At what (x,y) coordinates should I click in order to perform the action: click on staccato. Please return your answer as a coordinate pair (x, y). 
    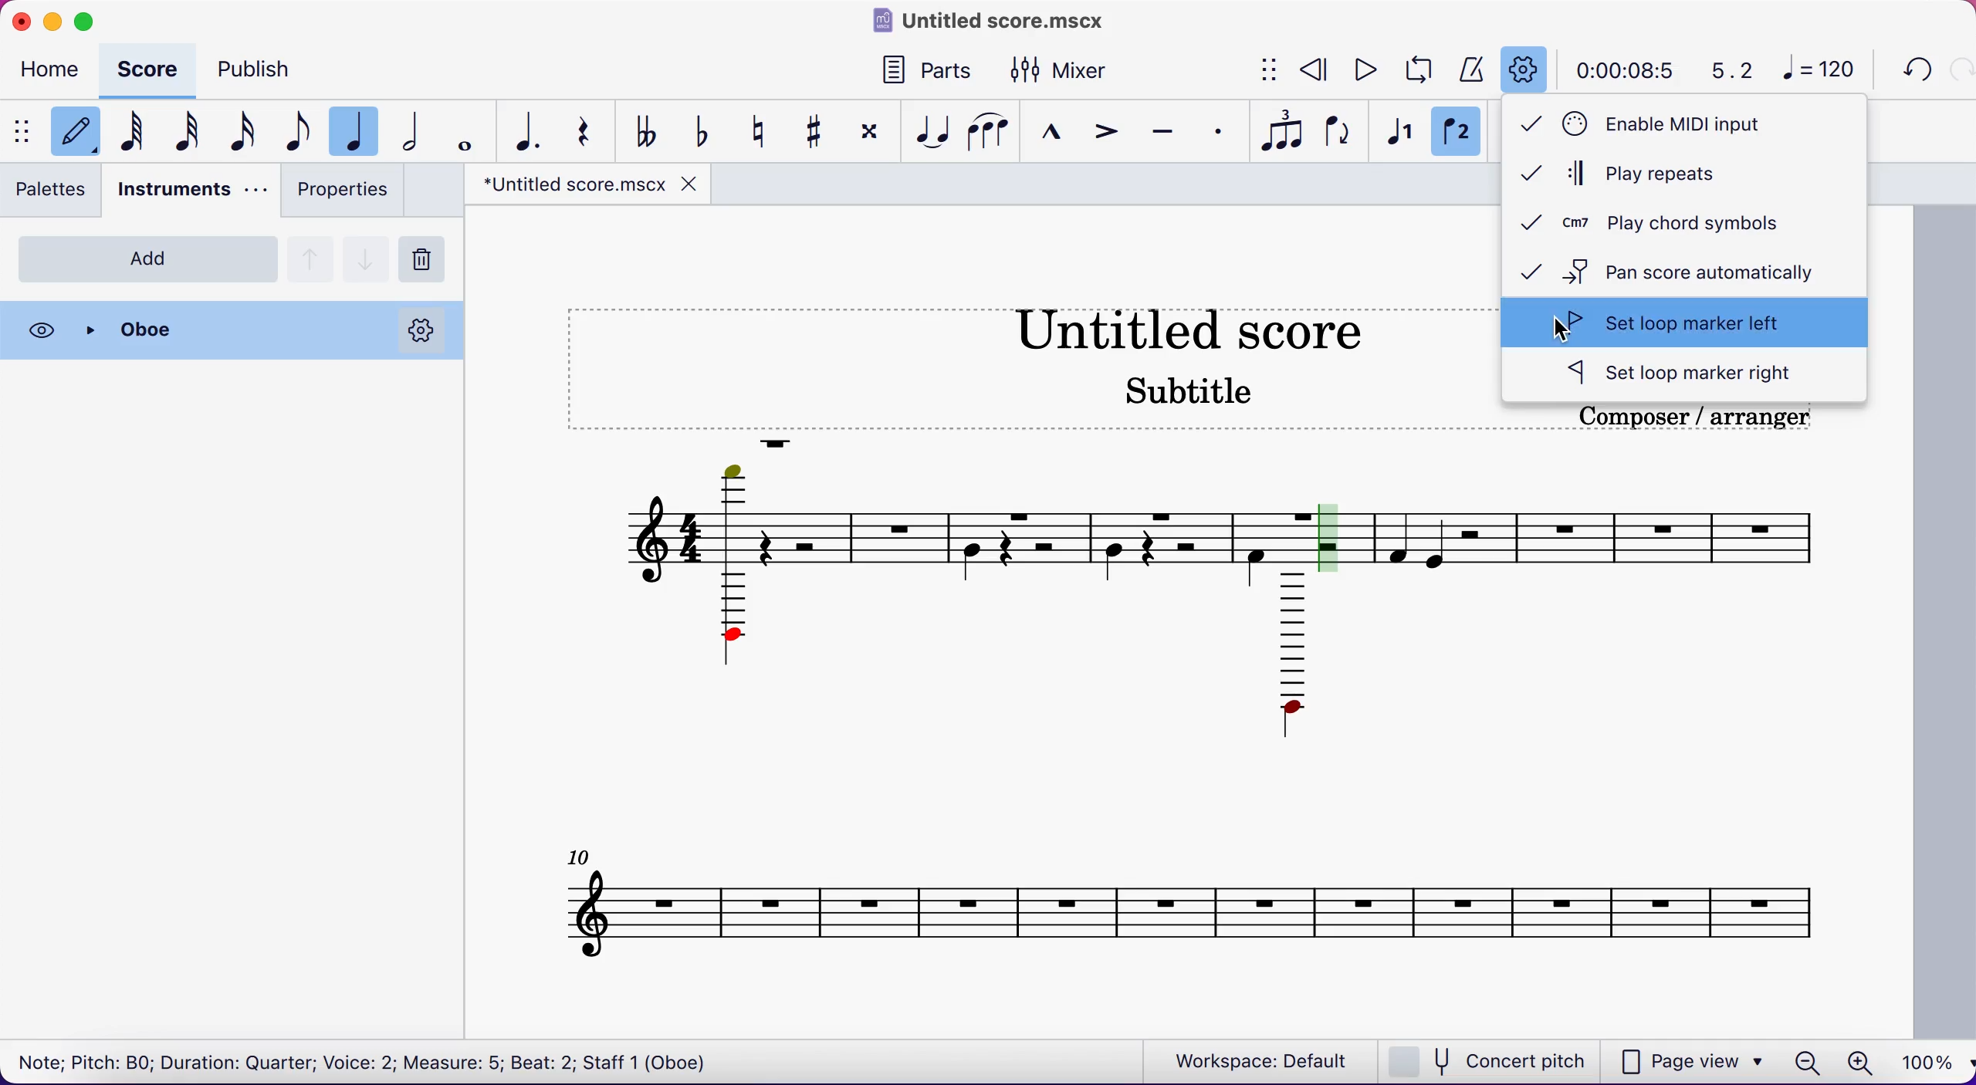
    Looking at the image, I should click on (1223, 132).